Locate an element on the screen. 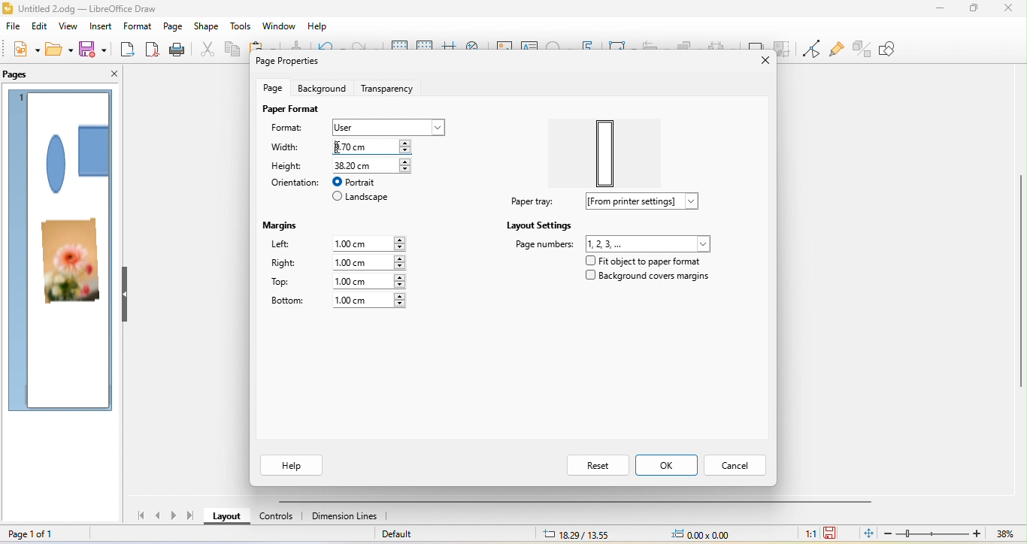 The width and height of the screenshot is (1027, 544). page format is located at coordinates (293, 107).